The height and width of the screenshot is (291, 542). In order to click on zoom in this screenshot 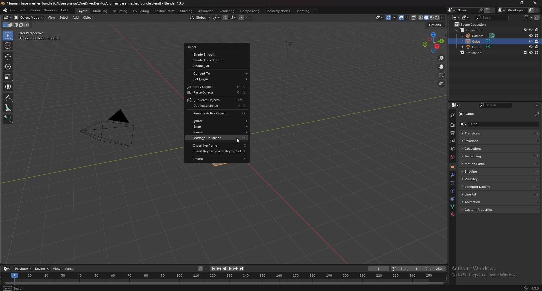, I will do `click(442, 58)`.